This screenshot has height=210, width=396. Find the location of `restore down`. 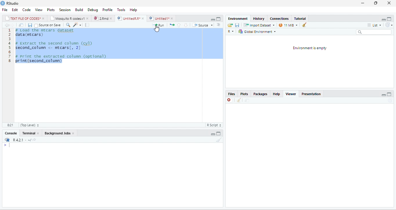

restore down is located at coordinates (375, 3).